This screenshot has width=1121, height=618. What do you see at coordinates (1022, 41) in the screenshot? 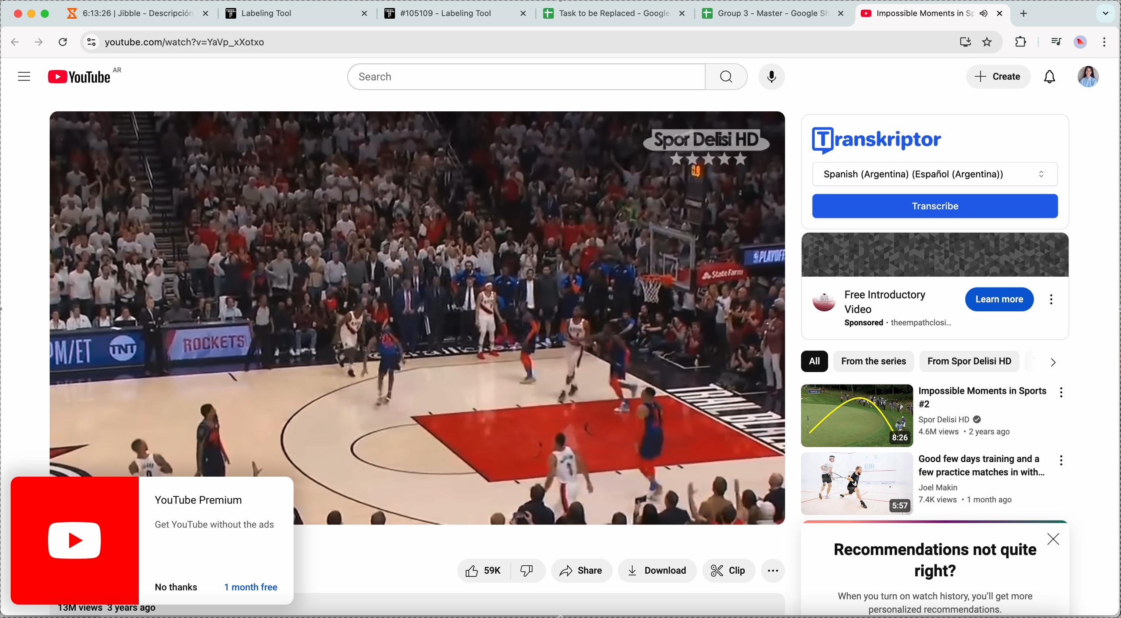
I see `extensions` at bounding box center [1022, 41].